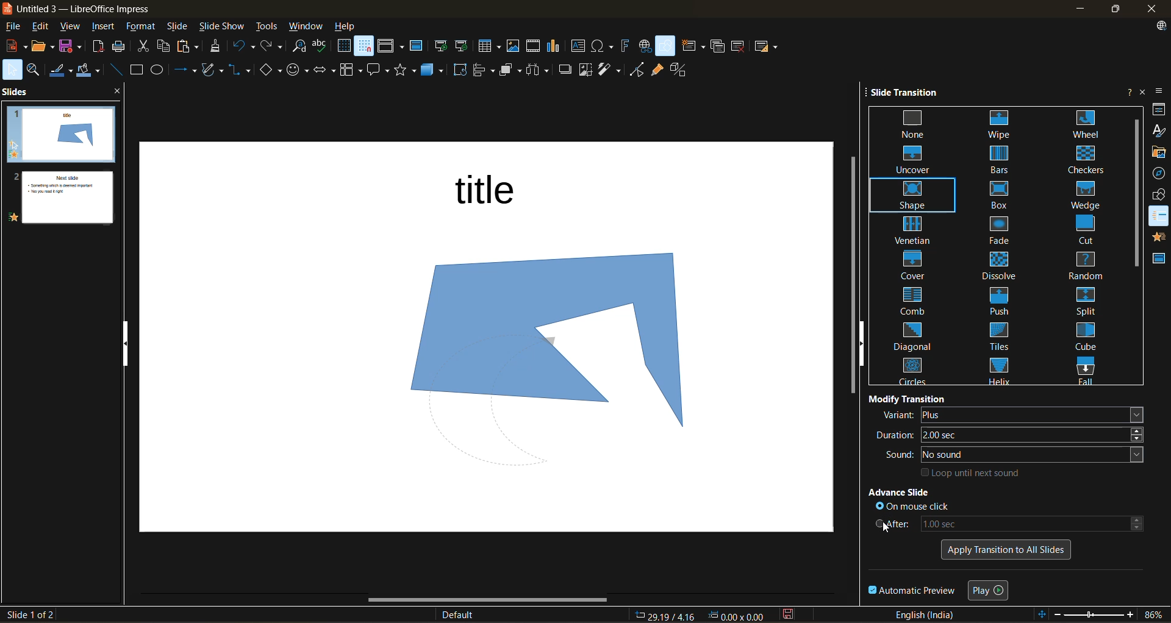 The image size is (1171, 623). What do you see at coordinates (121, 48) in the screenshot?
I see `print` at bounding box center [121, 48].